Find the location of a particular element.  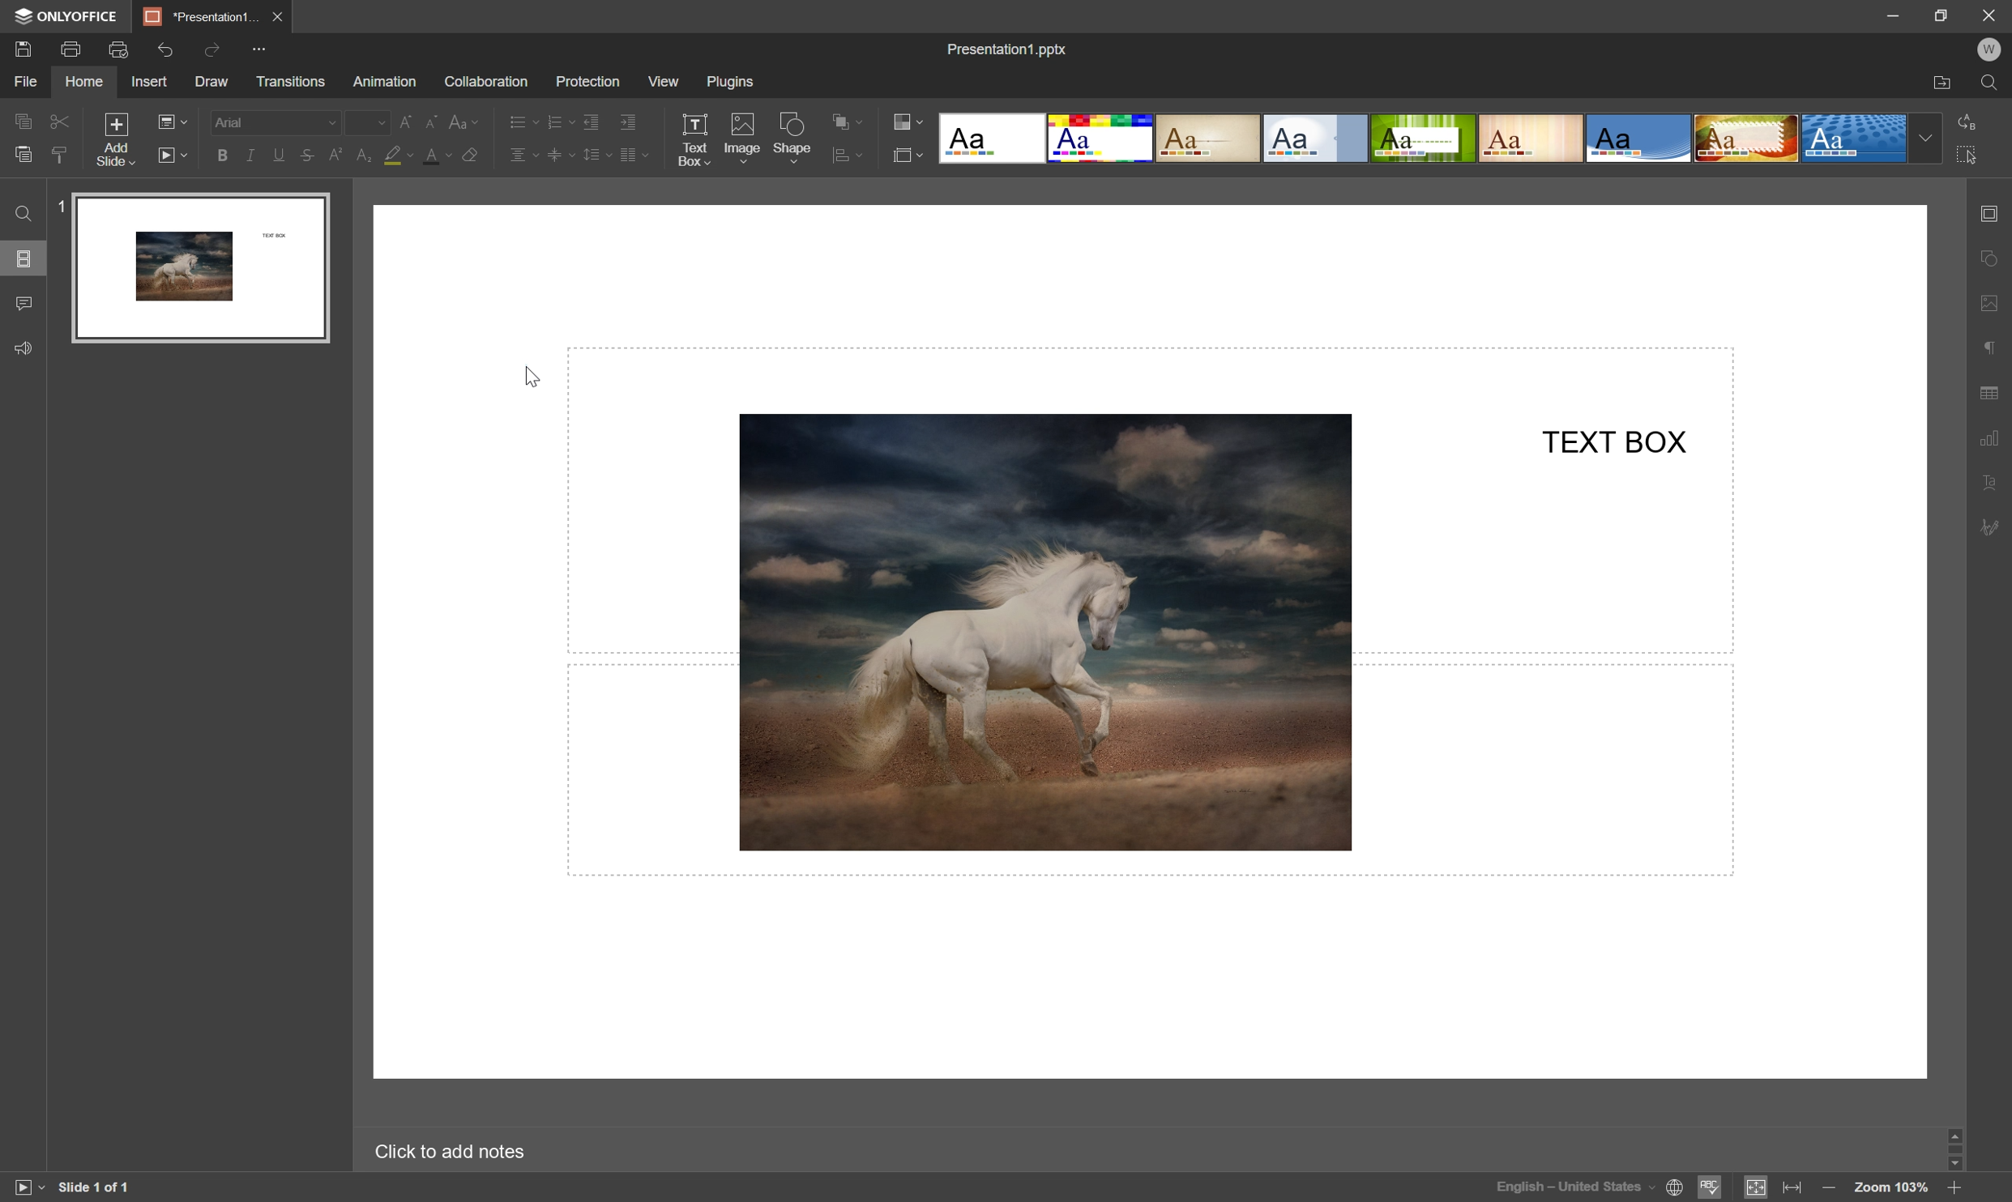

feedback & support is located at coordinates (23, 350).